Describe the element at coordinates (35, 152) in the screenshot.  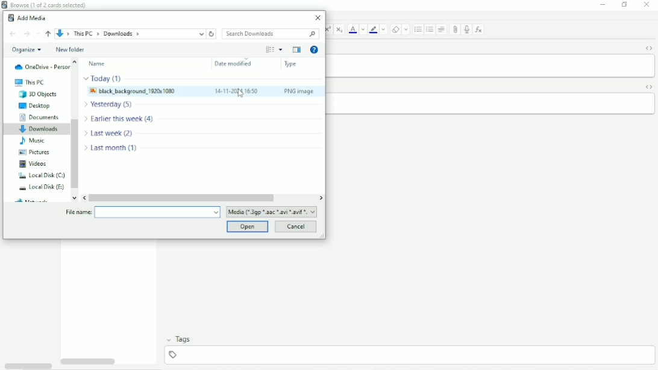
I see `Pictures` at that location.